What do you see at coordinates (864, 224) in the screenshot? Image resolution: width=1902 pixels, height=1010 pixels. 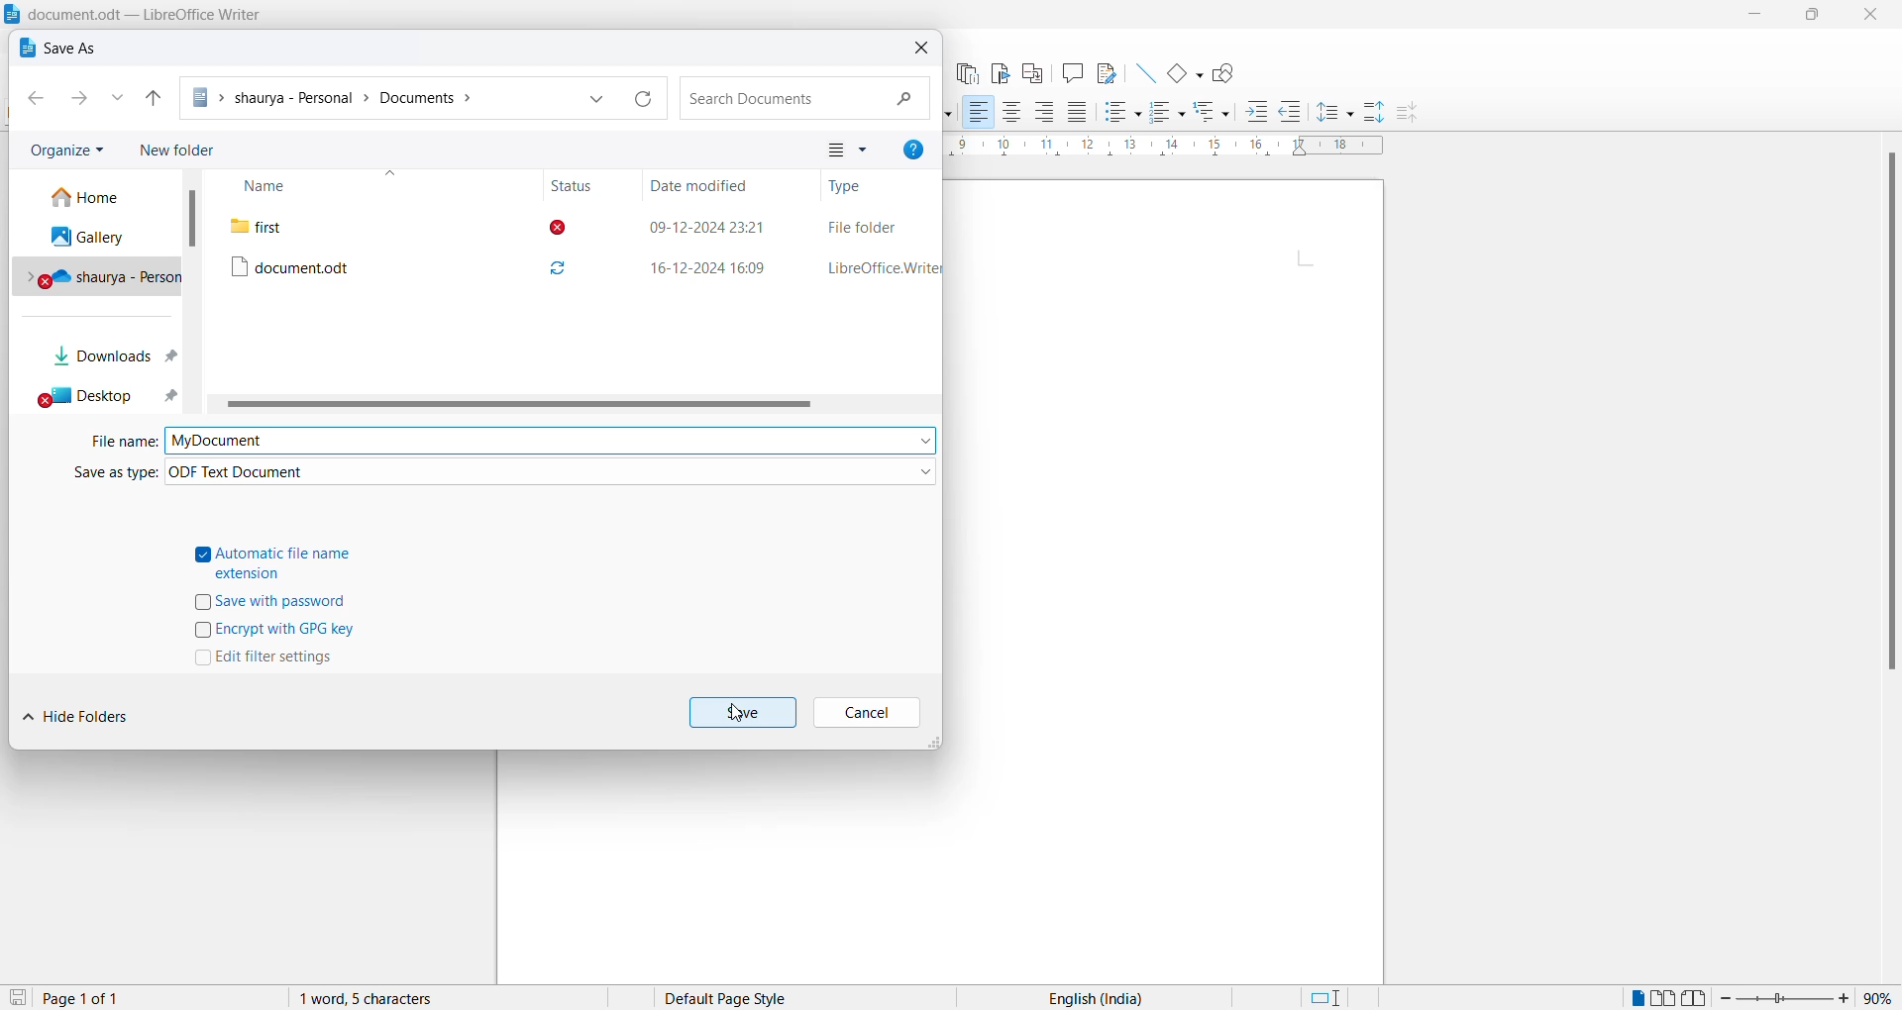 I see `file folder` at bounding box center [864, 224].